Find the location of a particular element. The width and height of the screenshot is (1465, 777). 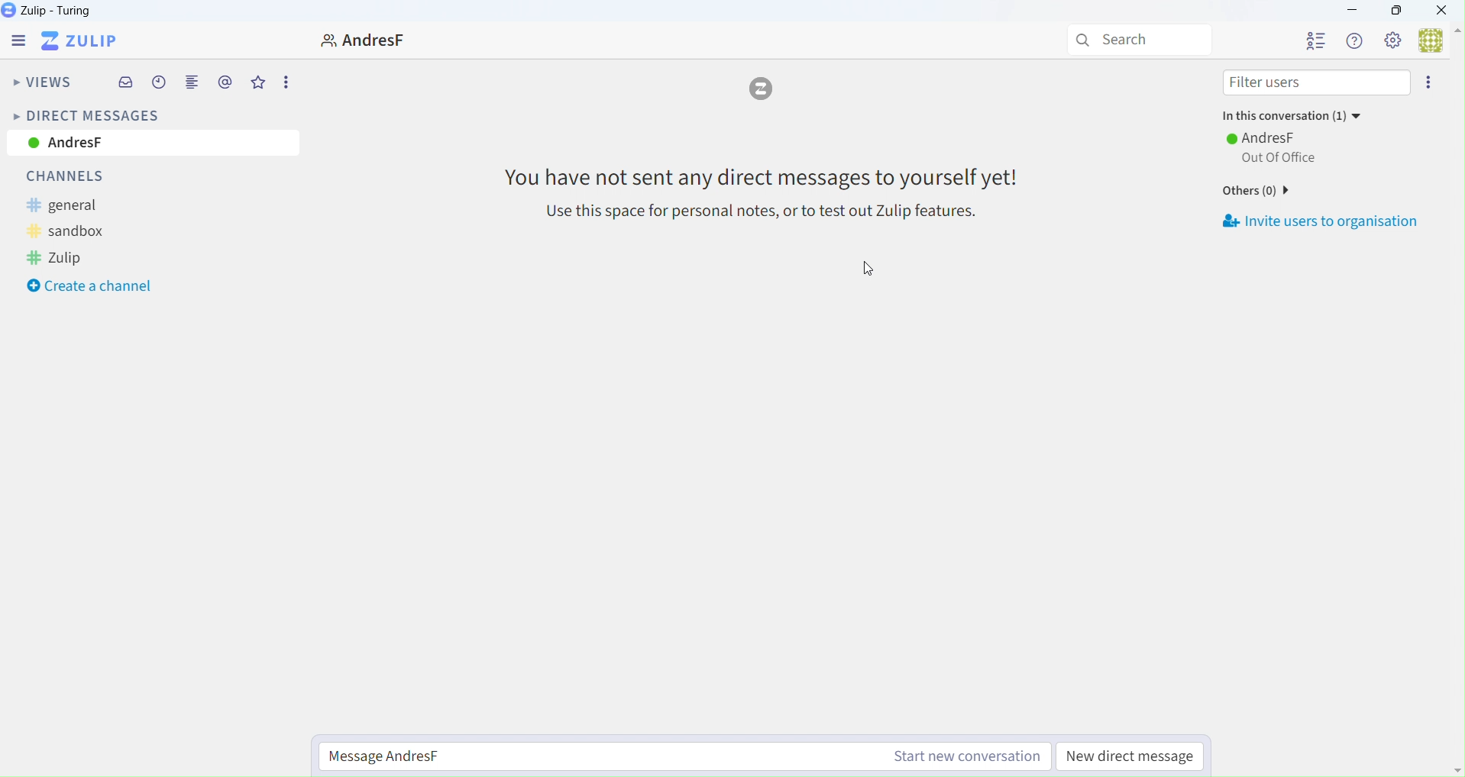

Zulip is located at coordinates (84, 42).